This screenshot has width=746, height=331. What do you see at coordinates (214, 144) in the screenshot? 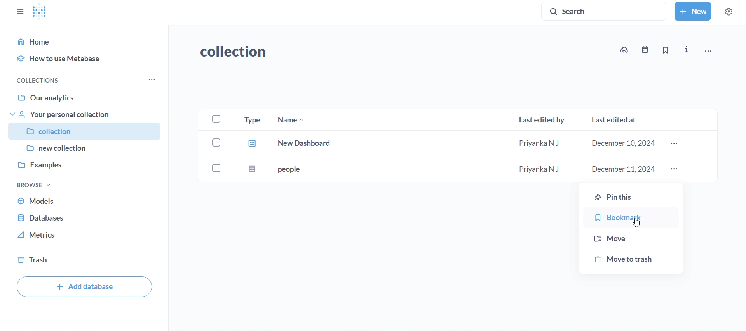
I see `checkboxes` at bounding box center [214, 144].